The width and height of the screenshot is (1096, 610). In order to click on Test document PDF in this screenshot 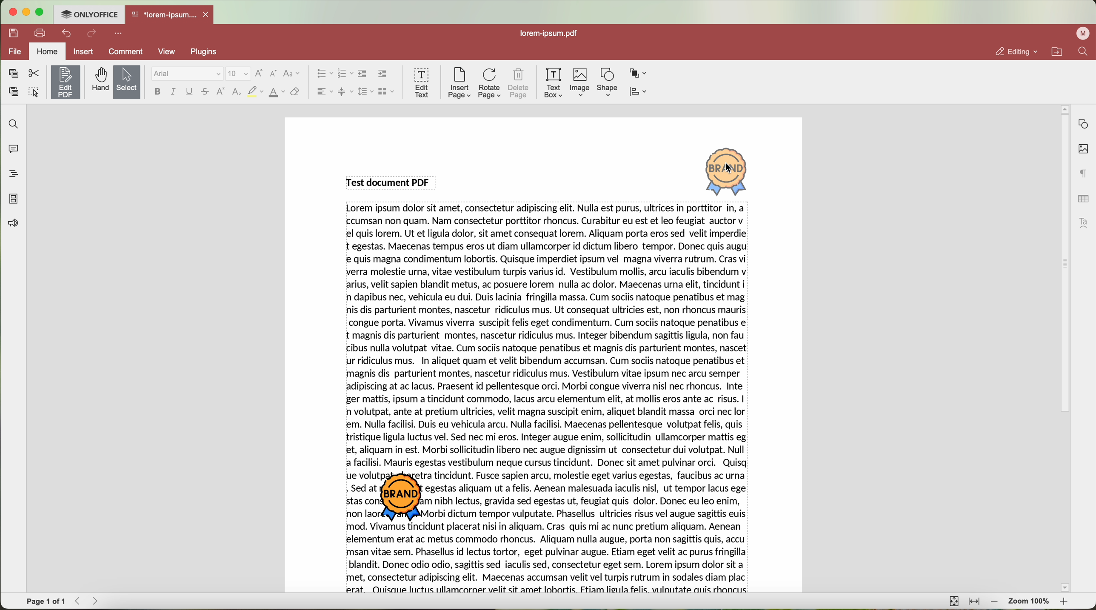, I will do `click(390, 182)`.